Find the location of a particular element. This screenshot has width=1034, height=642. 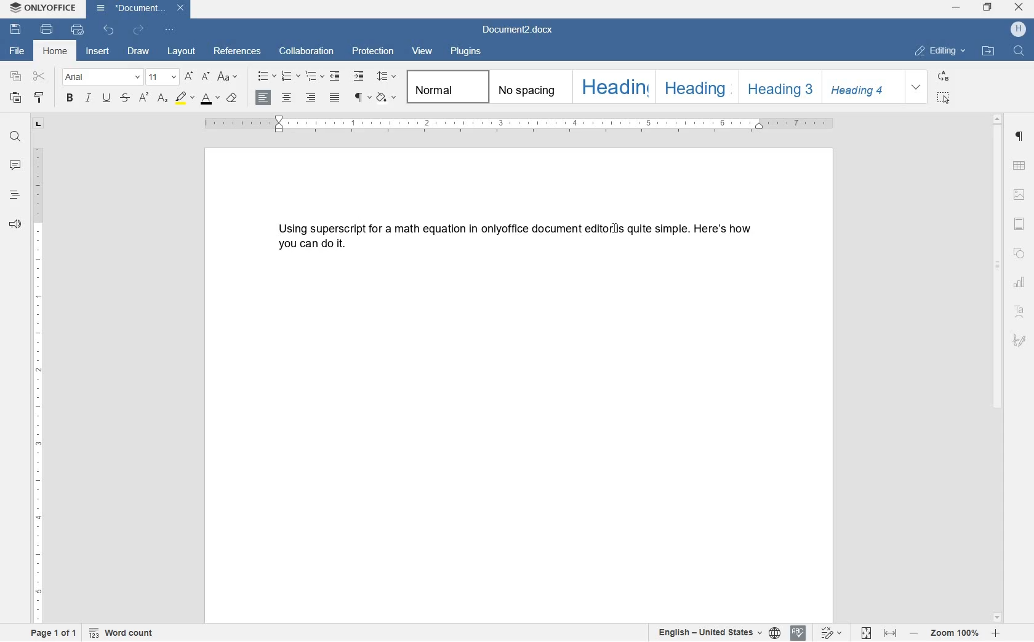

layout is located at coordinates (183, 52).